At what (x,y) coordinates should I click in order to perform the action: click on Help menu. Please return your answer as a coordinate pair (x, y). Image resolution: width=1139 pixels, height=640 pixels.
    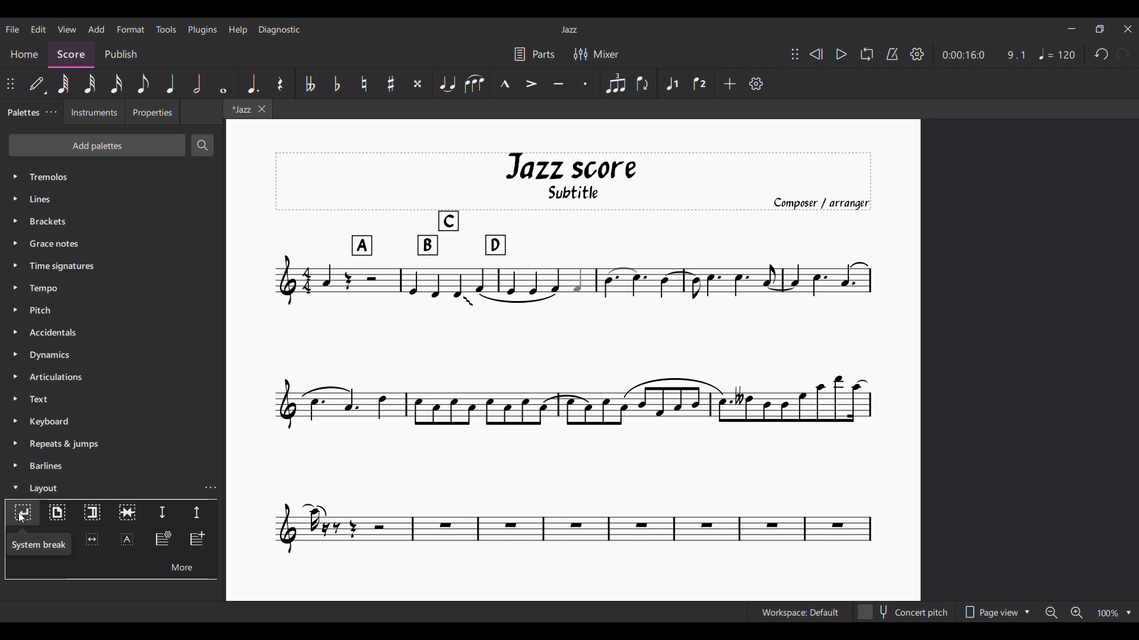
    Looking at the image, I should click on (238, 30).